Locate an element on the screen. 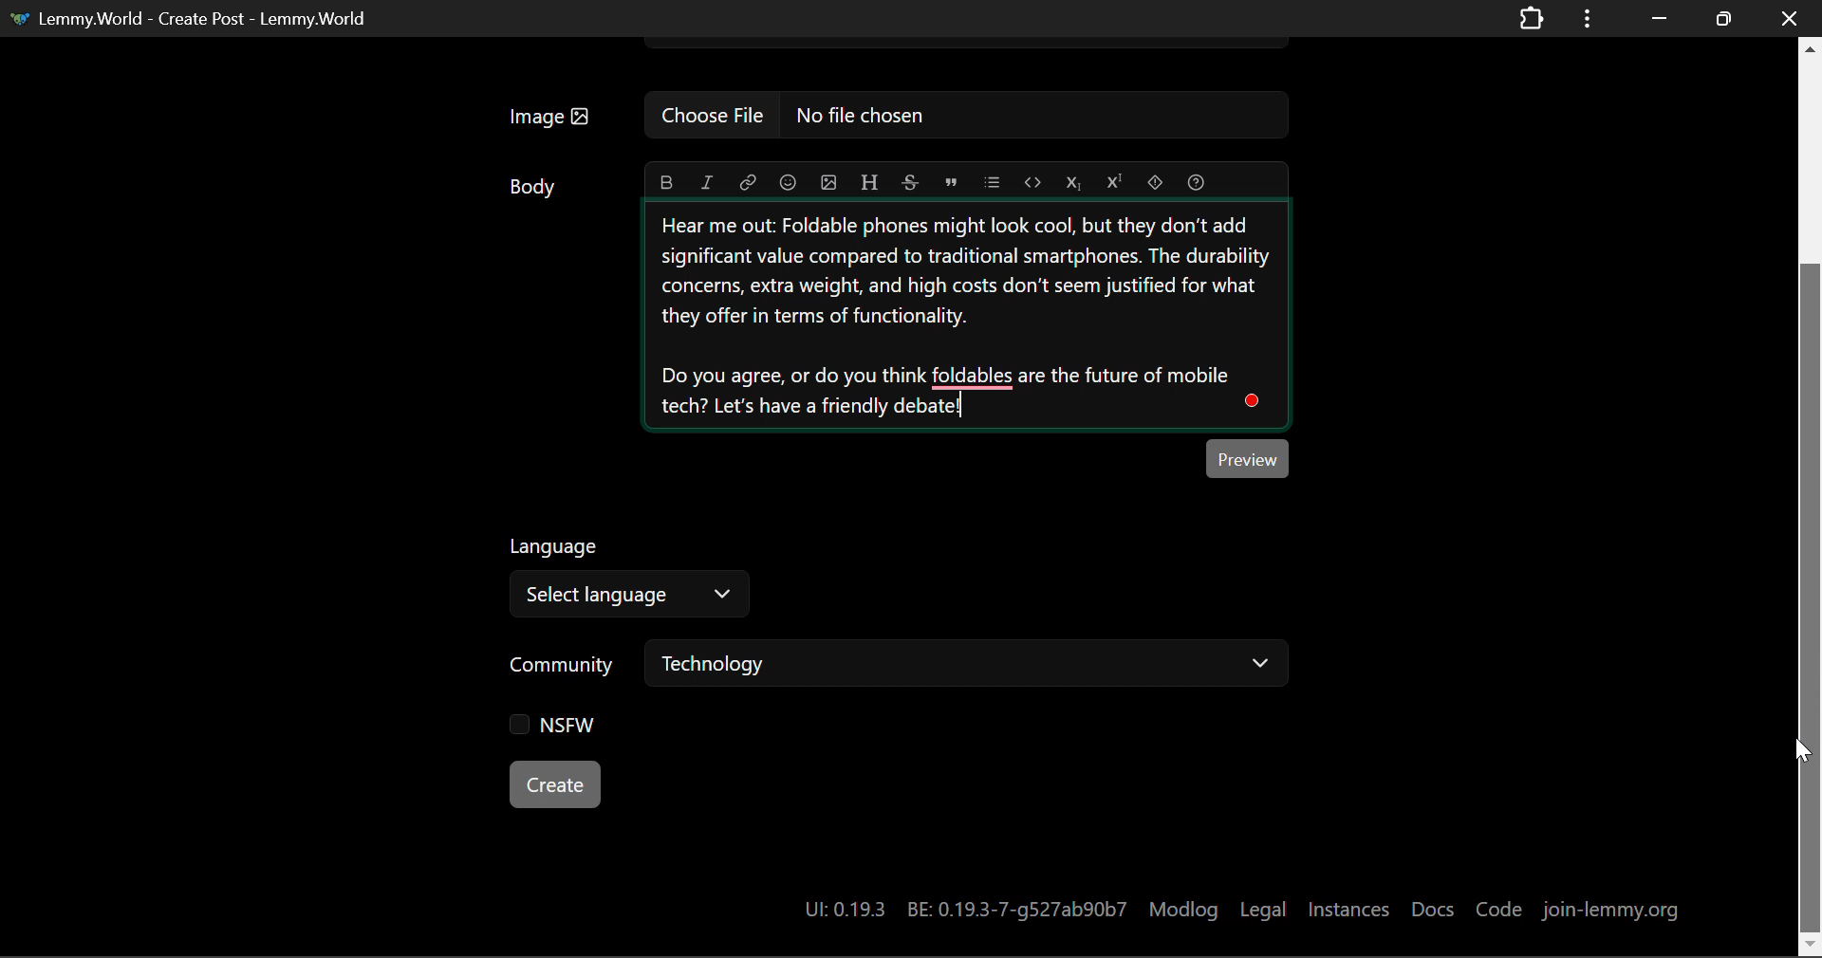 This screenshot has width=1822, height=958. Close Window is located at coordinates (1790, 17).